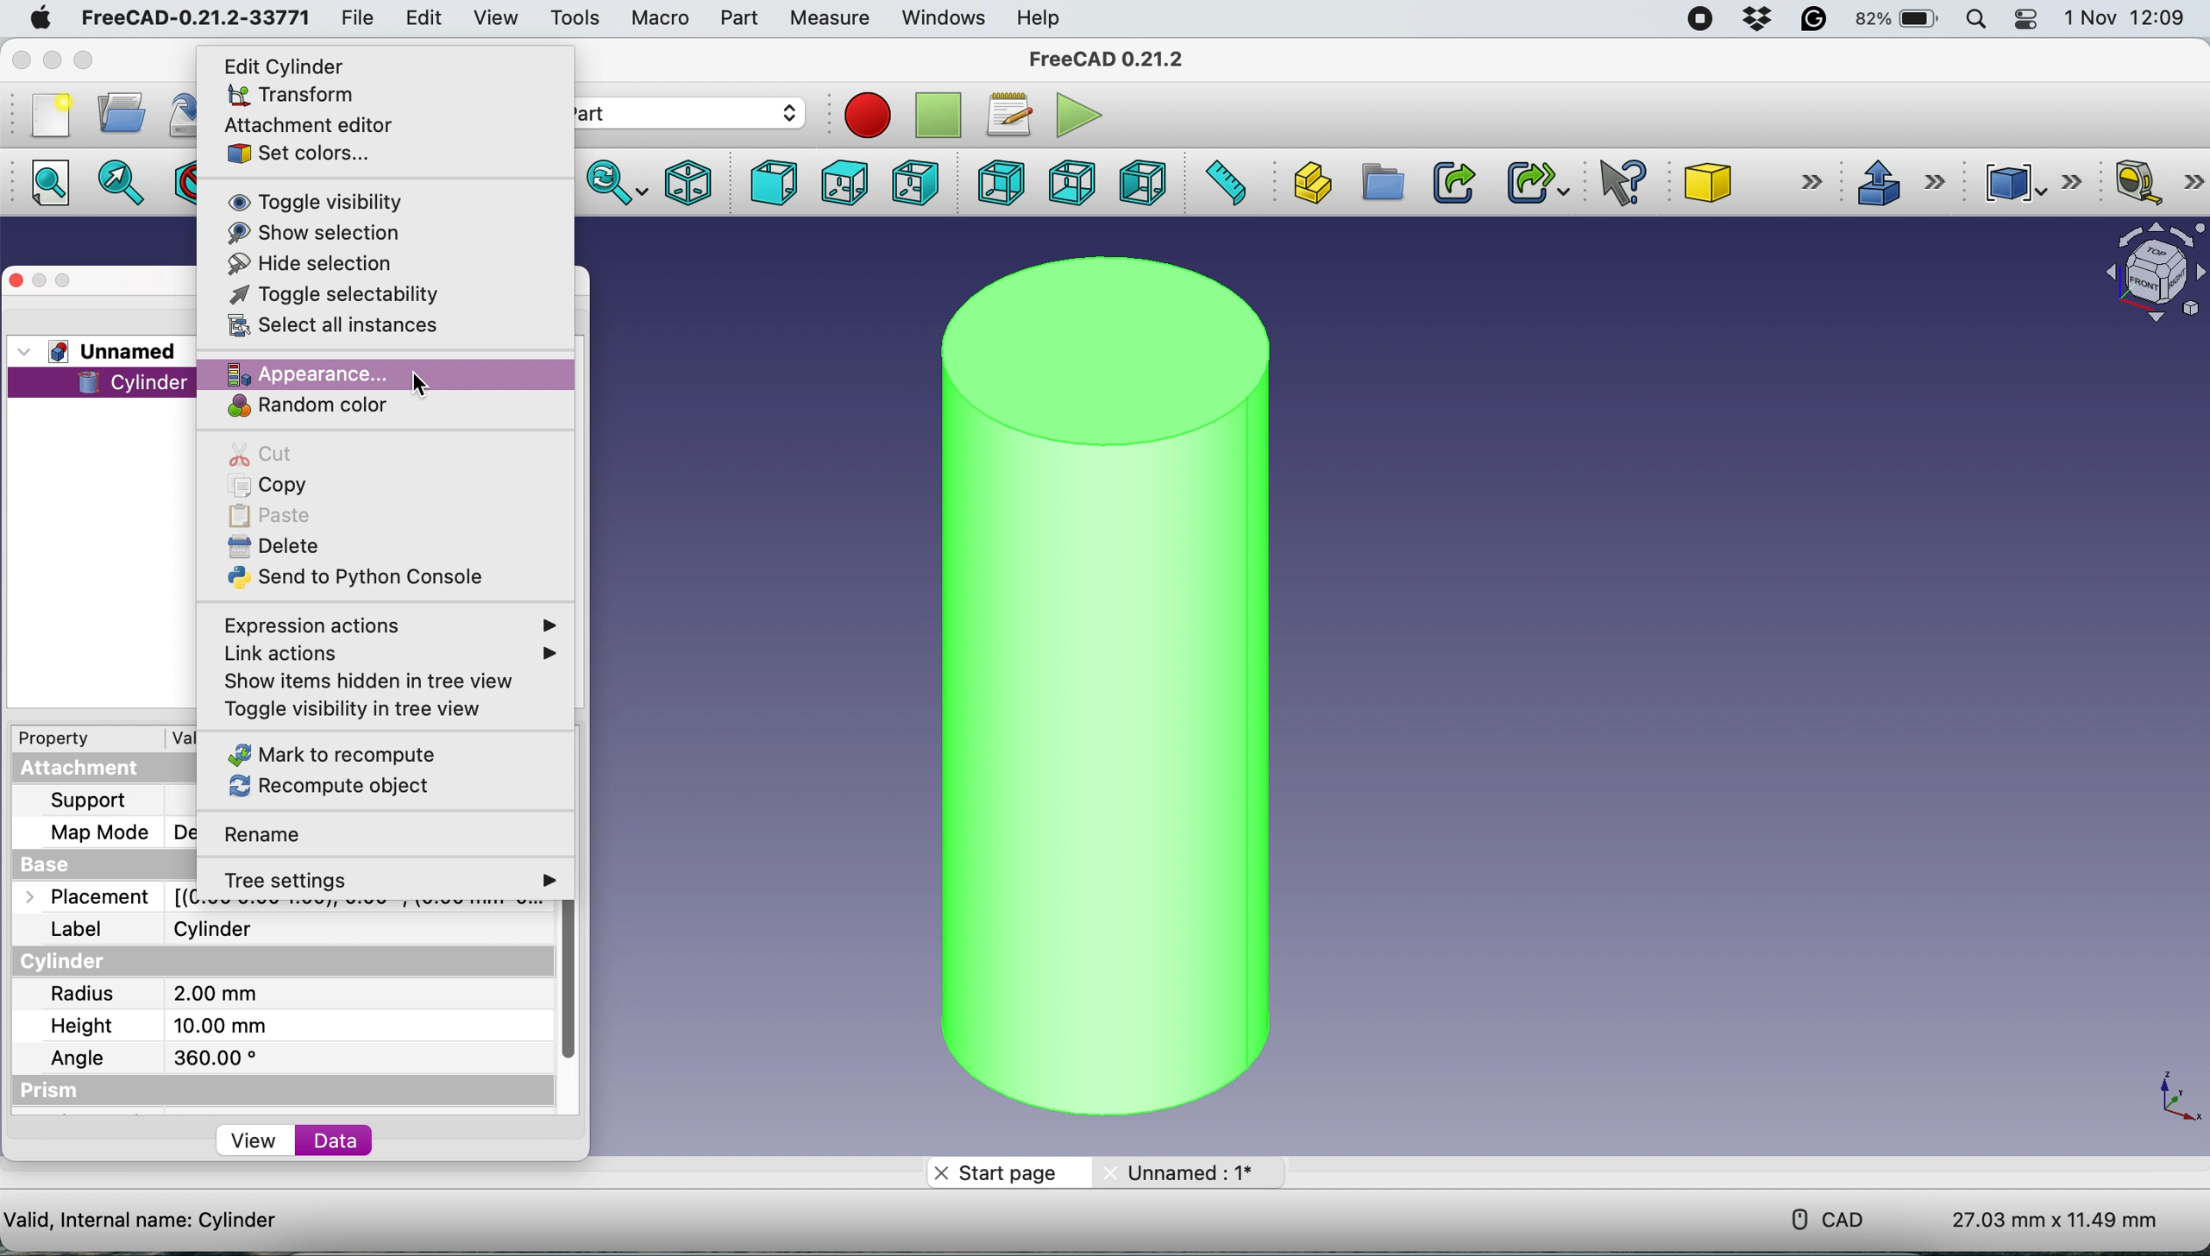 Image resolution: width=2210 pixels, height=1256 pixels. I want to click on show selection, so click(318, 232).